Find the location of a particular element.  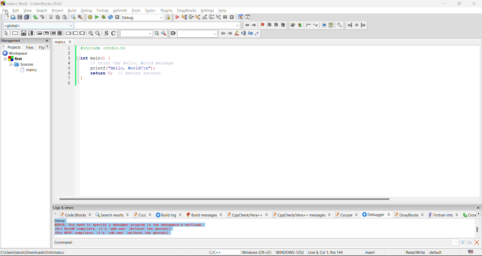

down is located at coordinates (456, 242).